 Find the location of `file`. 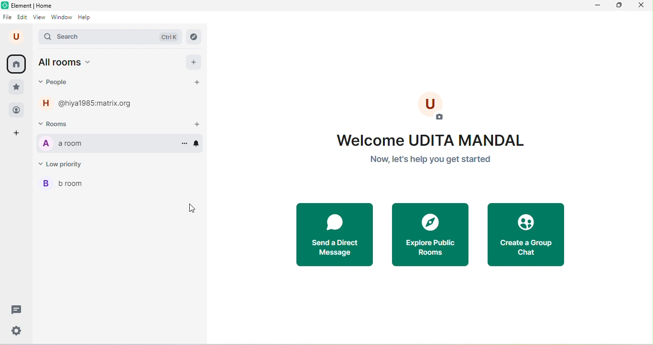

file is located at coordinates (7, 17).